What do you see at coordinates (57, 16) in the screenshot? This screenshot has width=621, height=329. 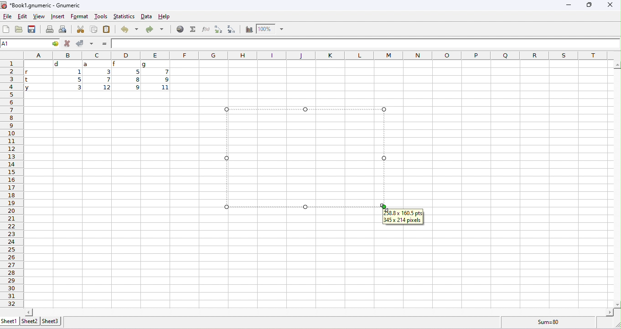 I see `insert` at bounding box center [57, 16].